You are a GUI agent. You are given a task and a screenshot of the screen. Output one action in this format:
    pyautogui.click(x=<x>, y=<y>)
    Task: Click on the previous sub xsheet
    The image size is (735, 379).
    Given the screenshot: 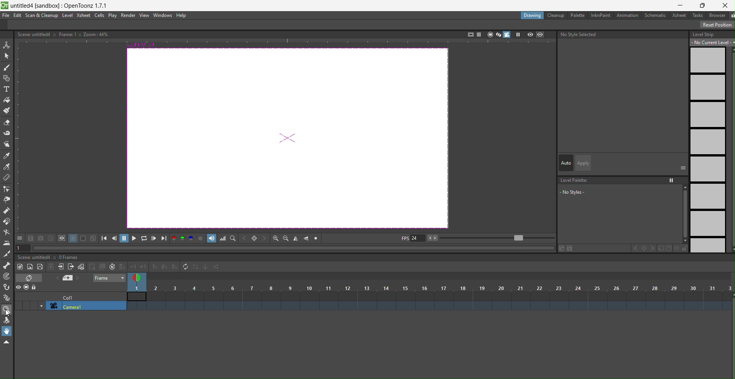 What is the action you would take?
    pyautogui.click(x=61, y=267)
    